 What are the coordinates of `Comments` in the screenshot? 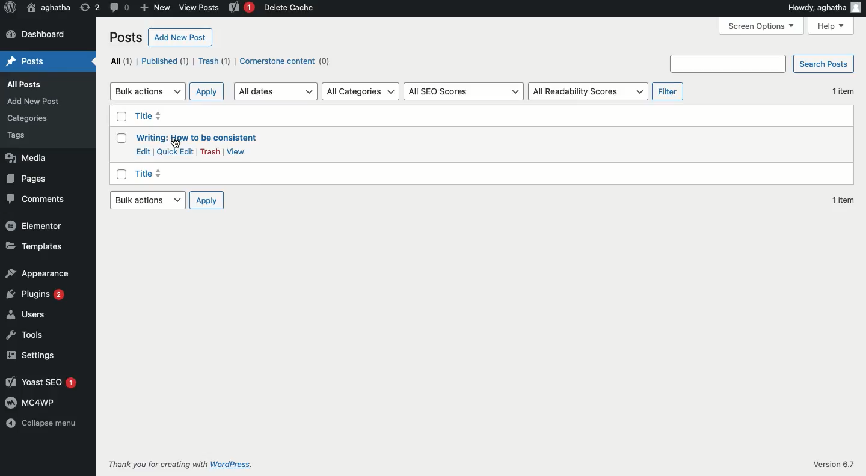 It's located at (37, 200).